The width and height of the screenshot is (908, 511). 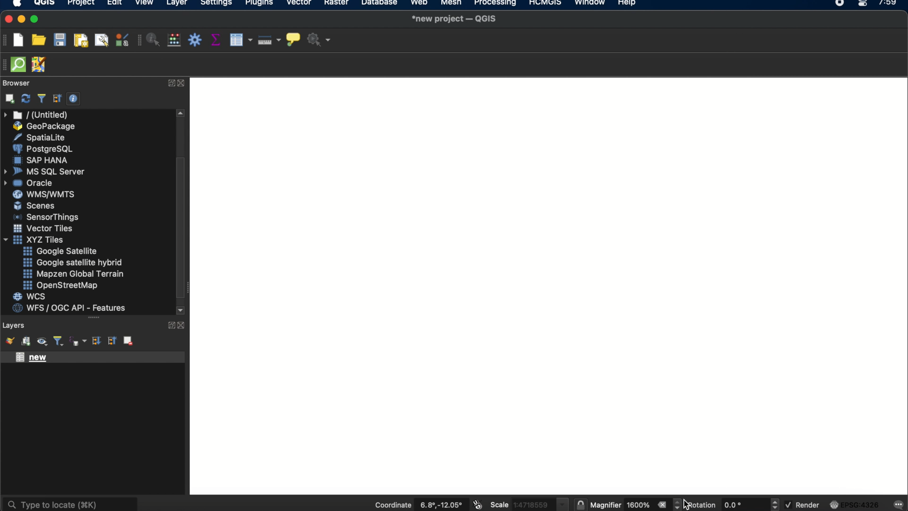 I want to click on raster, so click(x=335, y=4).